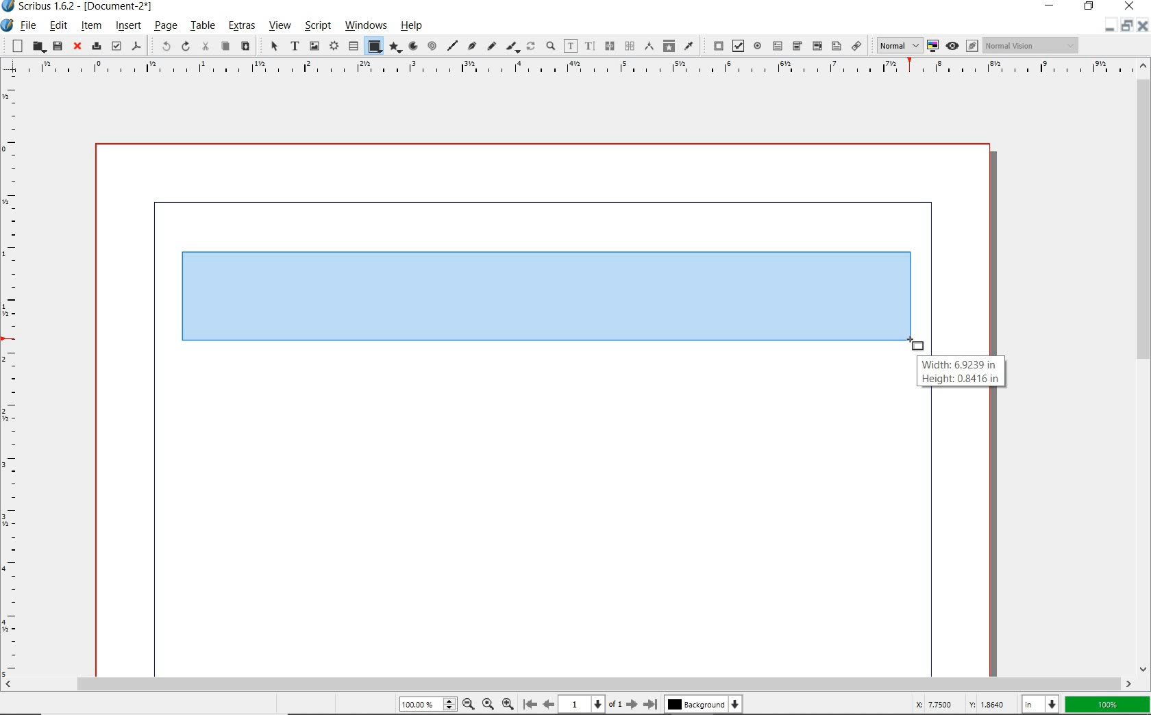 The image size is (1151, 715). I want to click on copy, so click(225, 47).